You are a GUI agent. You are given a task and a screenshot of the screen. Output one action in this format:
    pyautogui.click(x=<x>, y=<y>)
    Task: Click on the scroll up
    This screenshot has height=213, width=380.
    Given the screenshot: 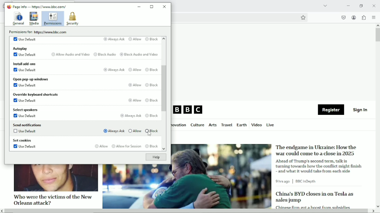 What is the action you would take?
    pyautogui.click(x=378, y=25)
    